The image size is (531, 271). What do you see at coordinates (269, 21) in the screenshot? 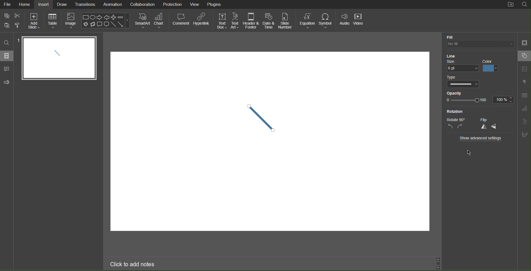
I see `Date & Time` at bounding box center [269, 21].